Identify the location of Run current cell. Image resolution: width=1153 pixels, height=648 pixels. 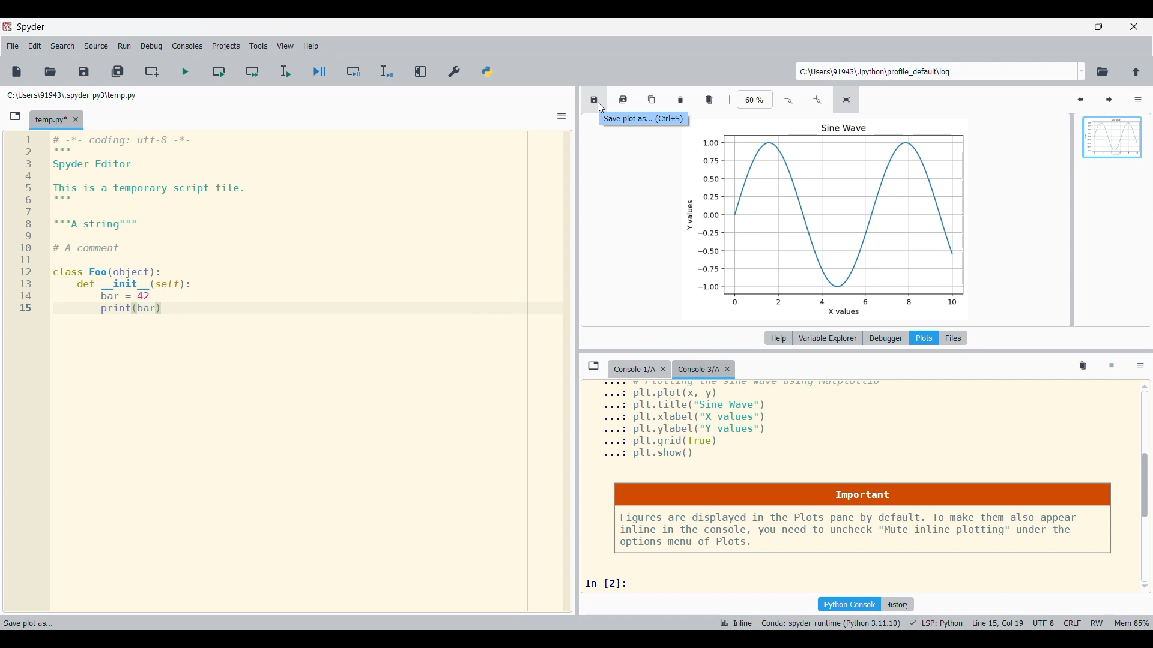
(219, 71).